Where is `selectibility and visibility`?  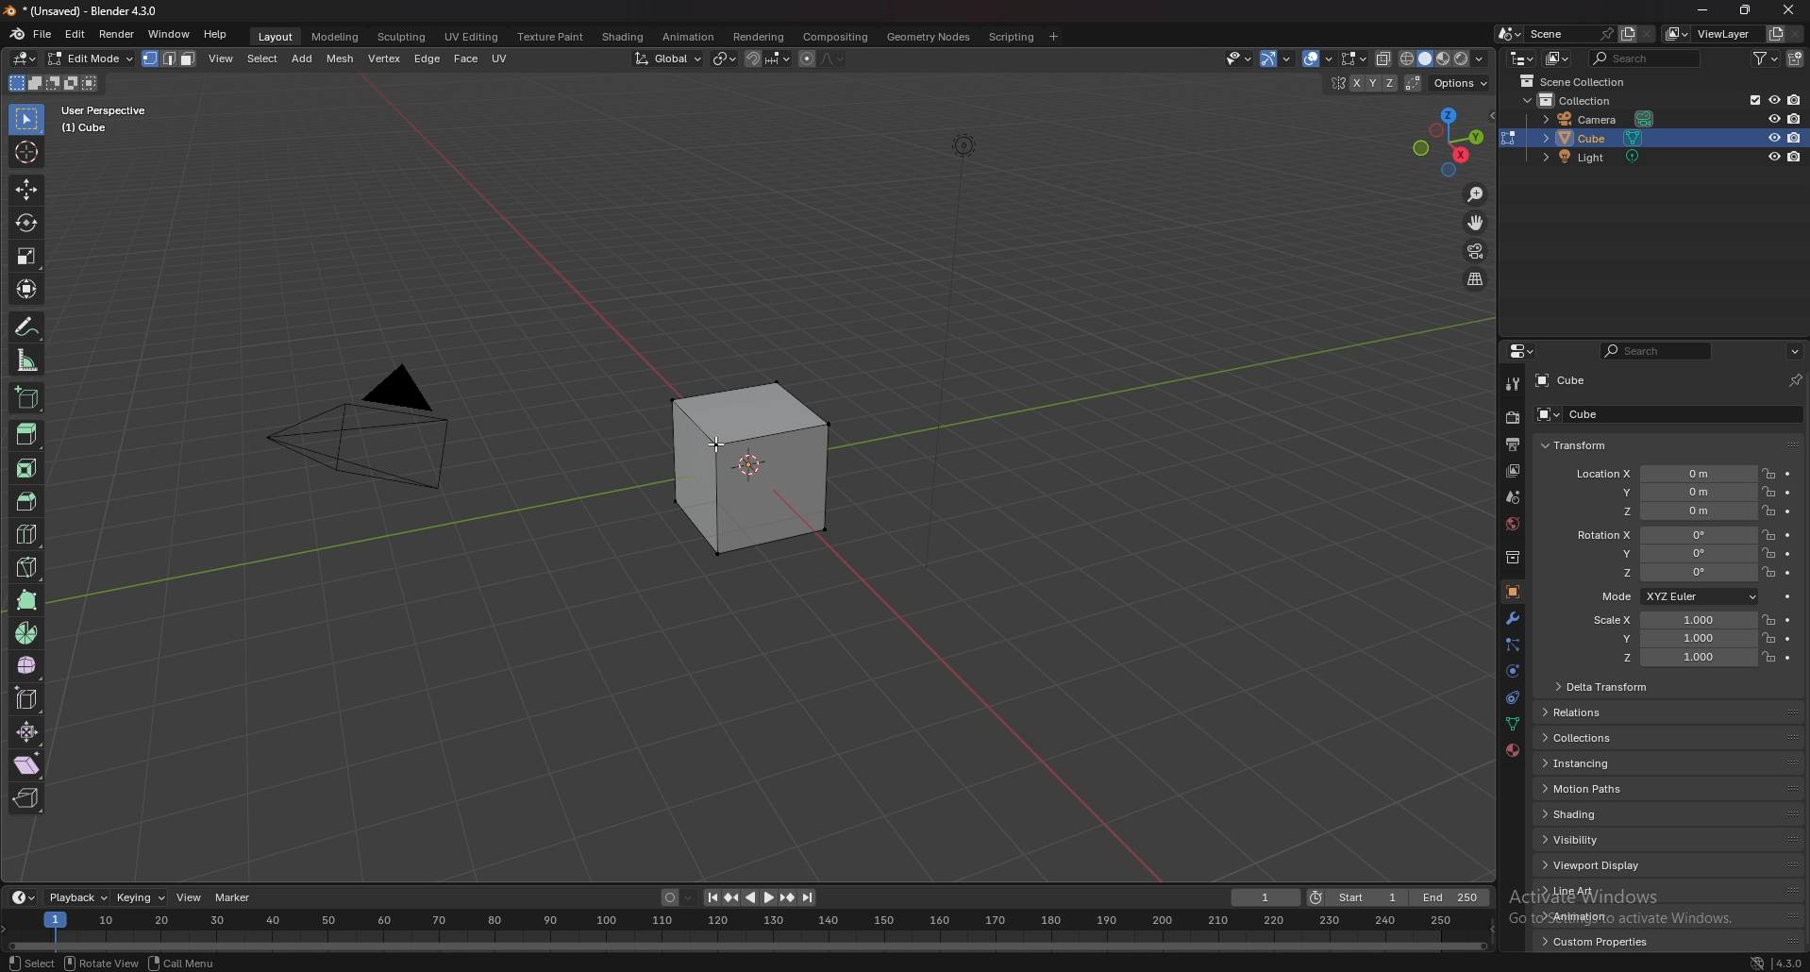
selectibility and visibility is located at coordinates (1270, 59).